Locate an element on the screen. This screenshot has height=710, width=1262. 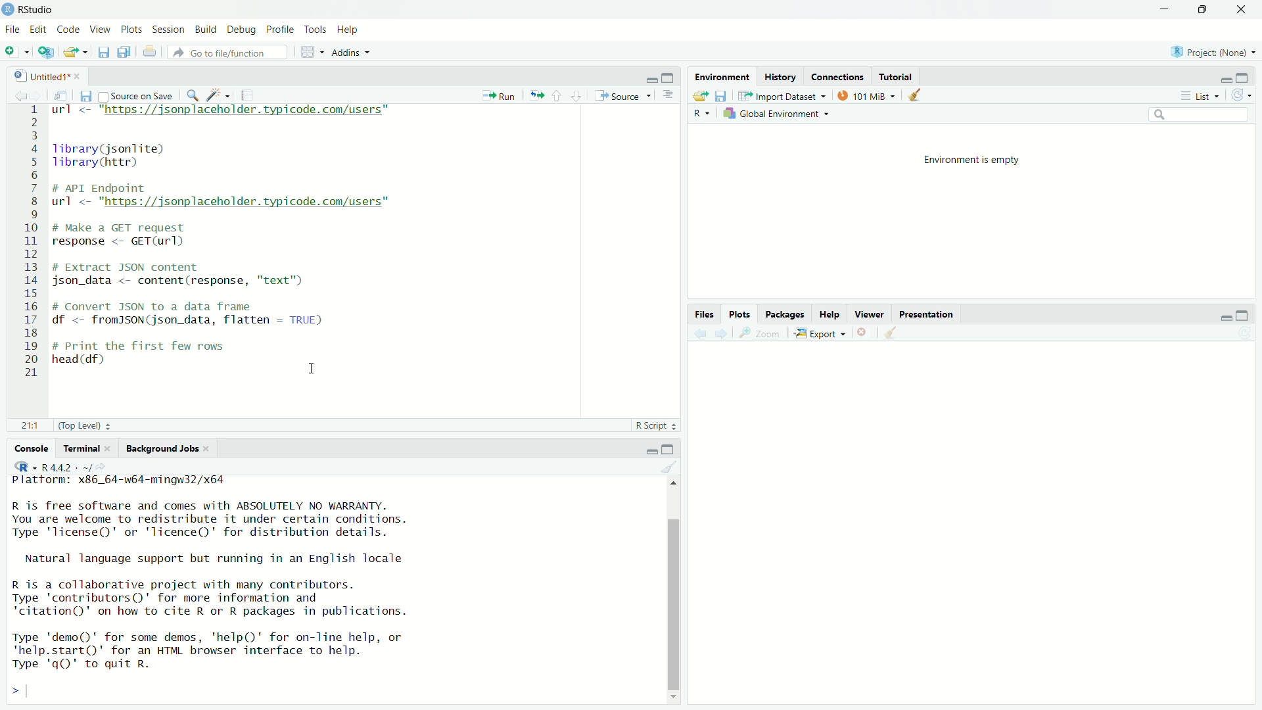
Scroll is located at coordinates (675, 590).